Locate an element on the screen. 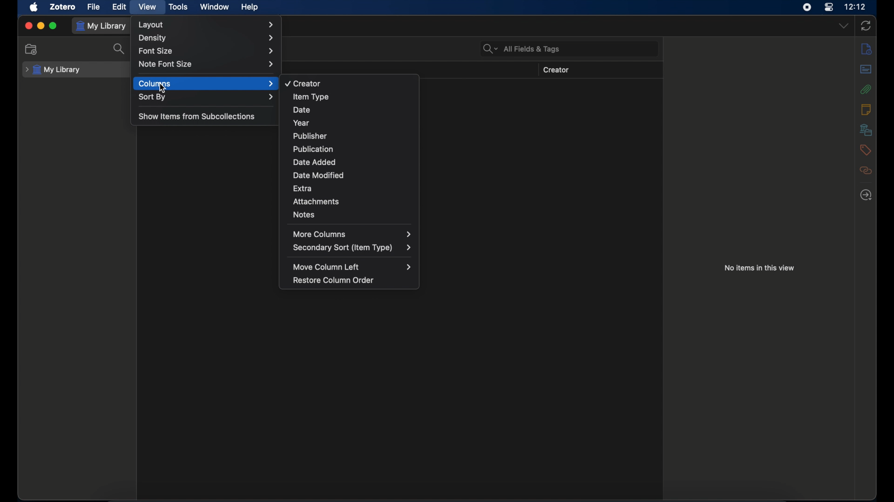 The height and width of the screenshot is (502, 894). libraries is located at coordinates (867, 130).